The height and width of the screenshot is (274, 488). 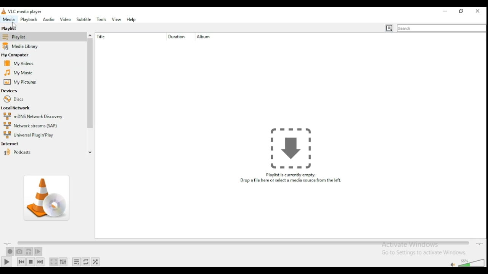 I want to click on restore, so click(x=461, y=12).